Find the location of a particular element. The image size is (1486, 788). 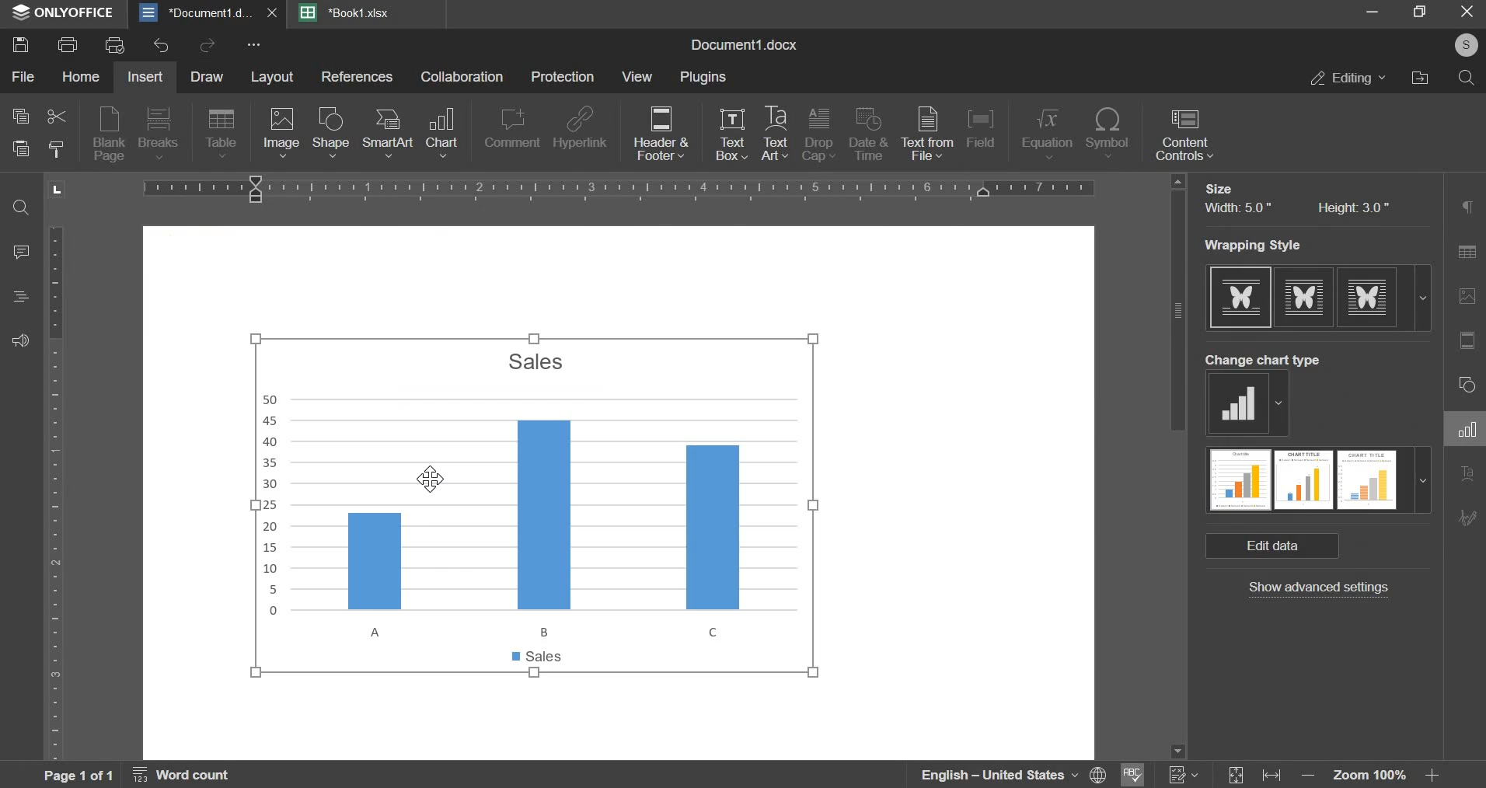

drop cap is located at coordinates (819, 136).